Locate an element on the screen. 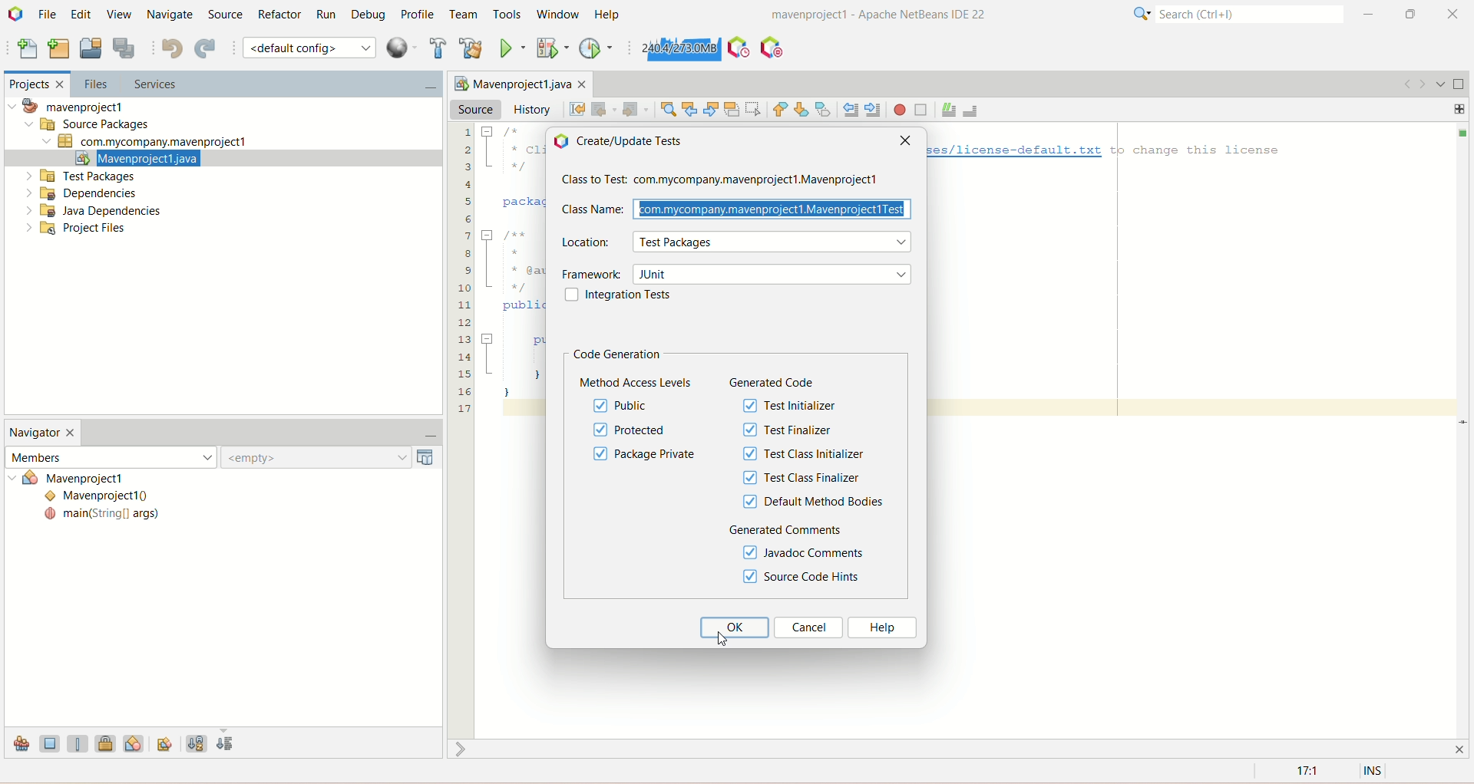  context menu is located at coordinates (402, 48).